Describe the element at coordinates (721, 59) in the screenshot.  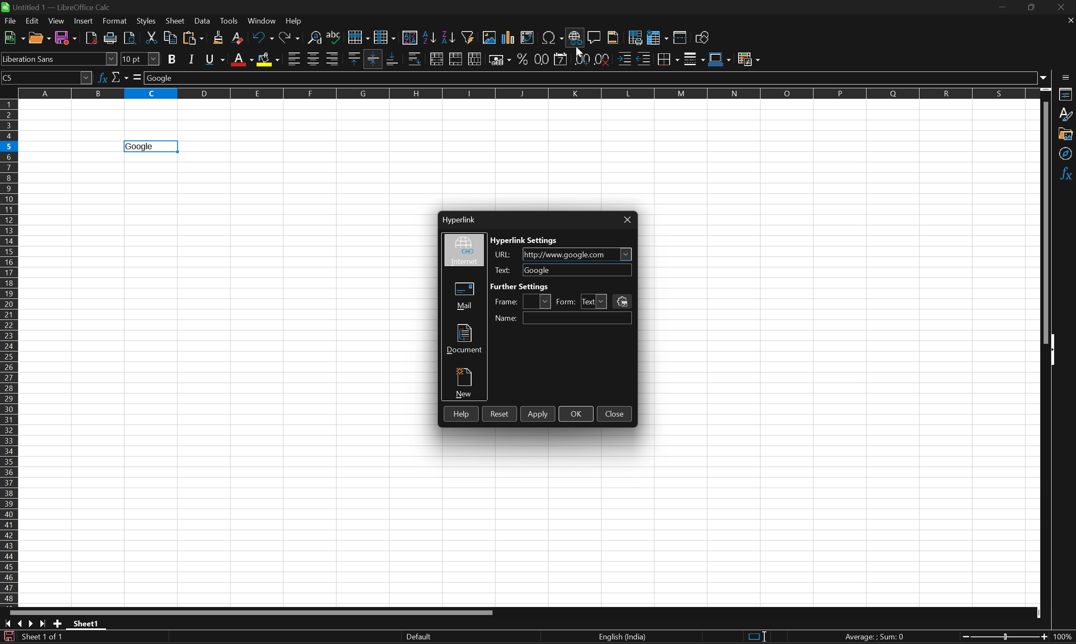
I see `Border color (Blue)` at that location.